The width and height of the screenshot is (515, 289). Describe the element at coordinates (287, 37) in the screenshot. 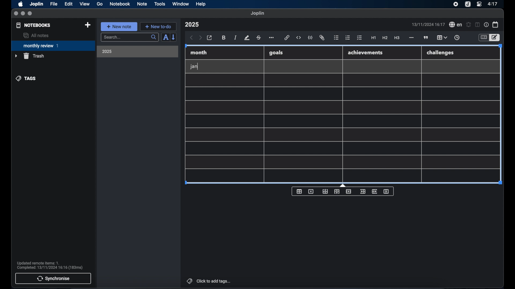

I see `hyperlink` at that location.